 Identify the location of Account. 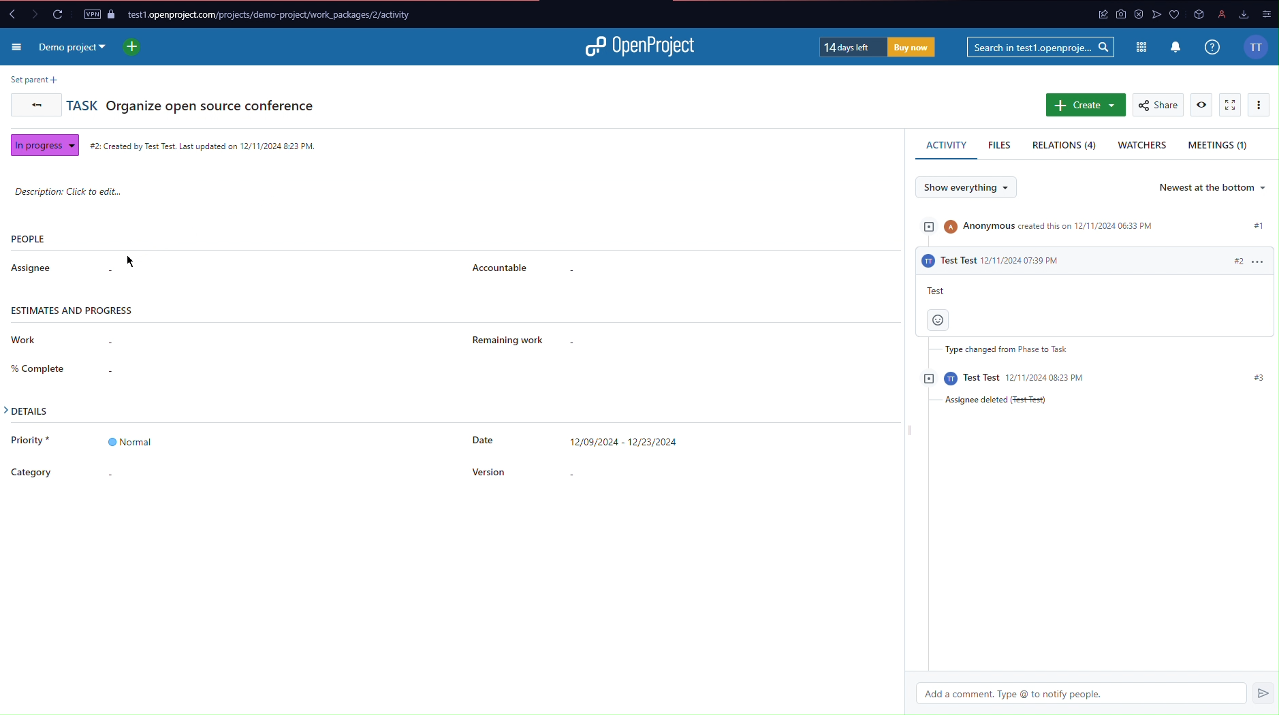
(1258, 46).